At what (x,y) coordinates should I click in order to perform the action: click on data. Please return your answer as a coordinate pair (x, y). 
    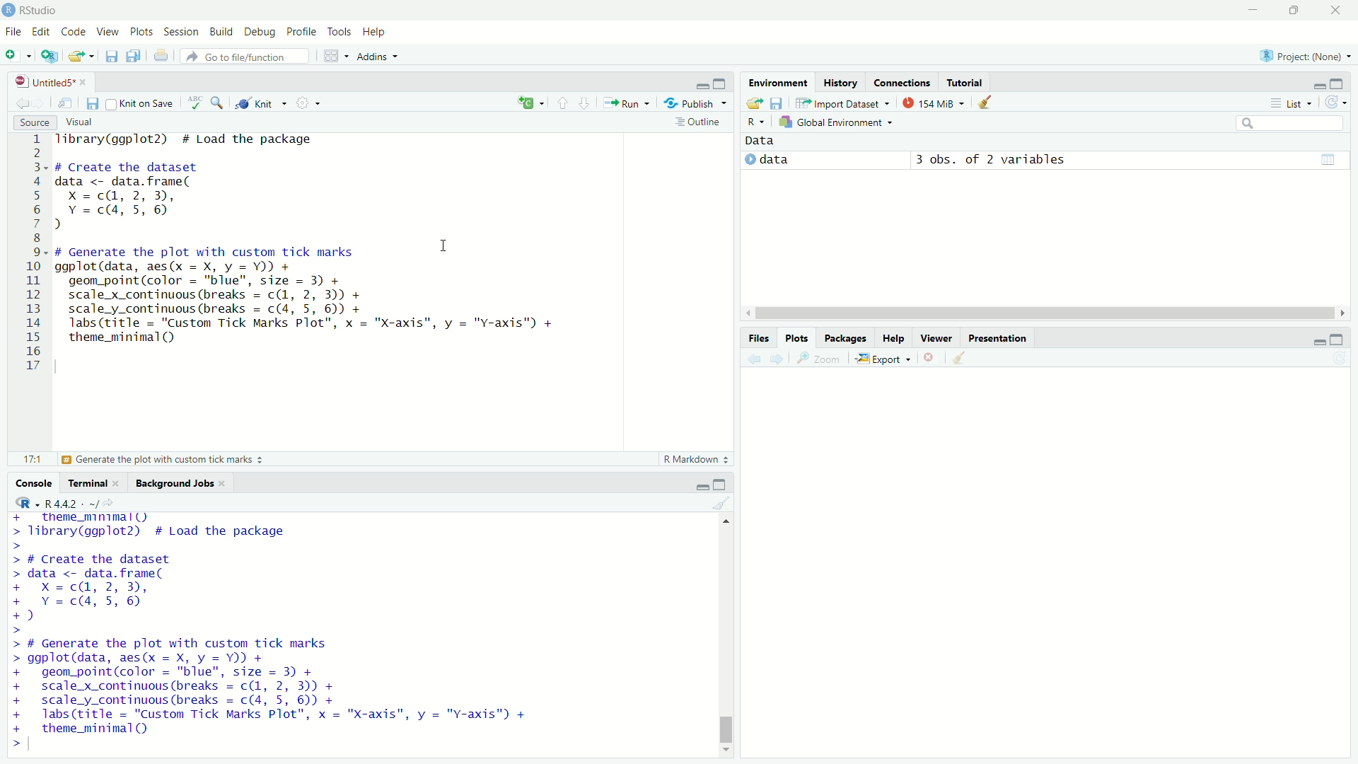
    Looking at the image, I should click on (771, 141).